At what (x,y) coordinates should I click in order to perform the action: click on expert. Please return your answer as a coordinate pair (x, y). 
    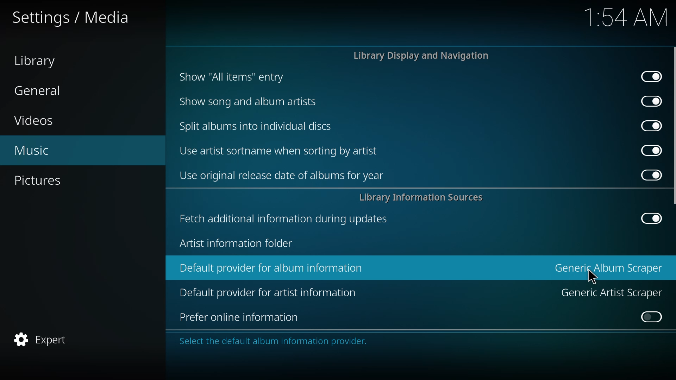
    Looking at the image, I should click on (46, 338).